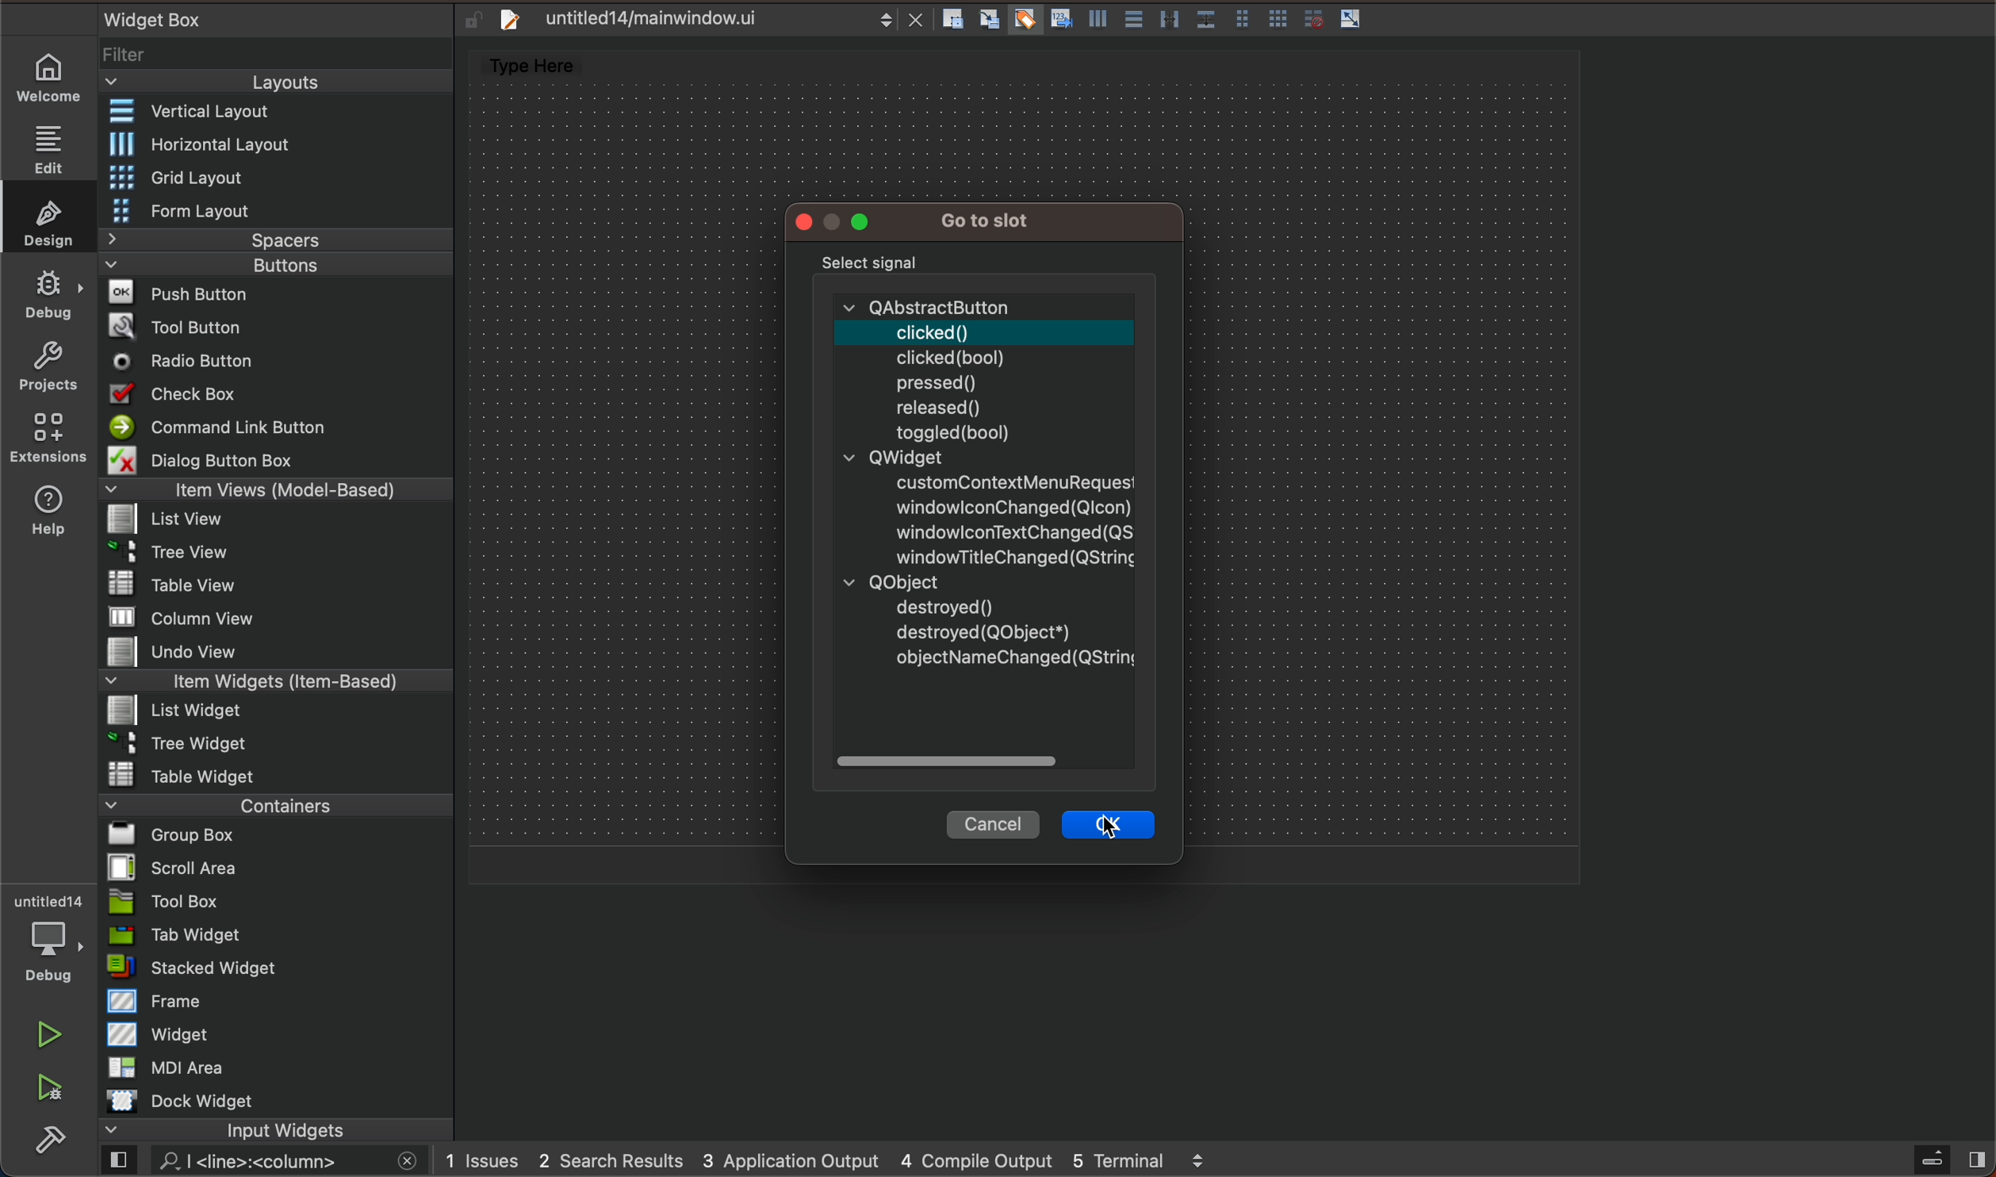 Image resolution: width=1996 pixels, height=1177 pixels. I want to click on file tab, so click(705, 22).